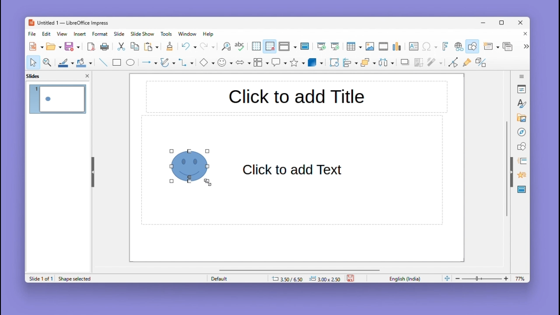 Image resolution: width=560 pixels, height=315 pixels. What do you see at coordinates (333, 62) in the screenshot?
I see `Rotate` at bounding box center [333, 62].